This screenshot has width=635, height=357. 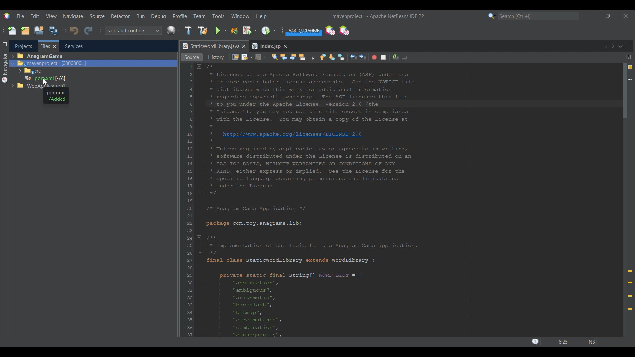 I want to click on Debug main project, so click(x=250, y=30).